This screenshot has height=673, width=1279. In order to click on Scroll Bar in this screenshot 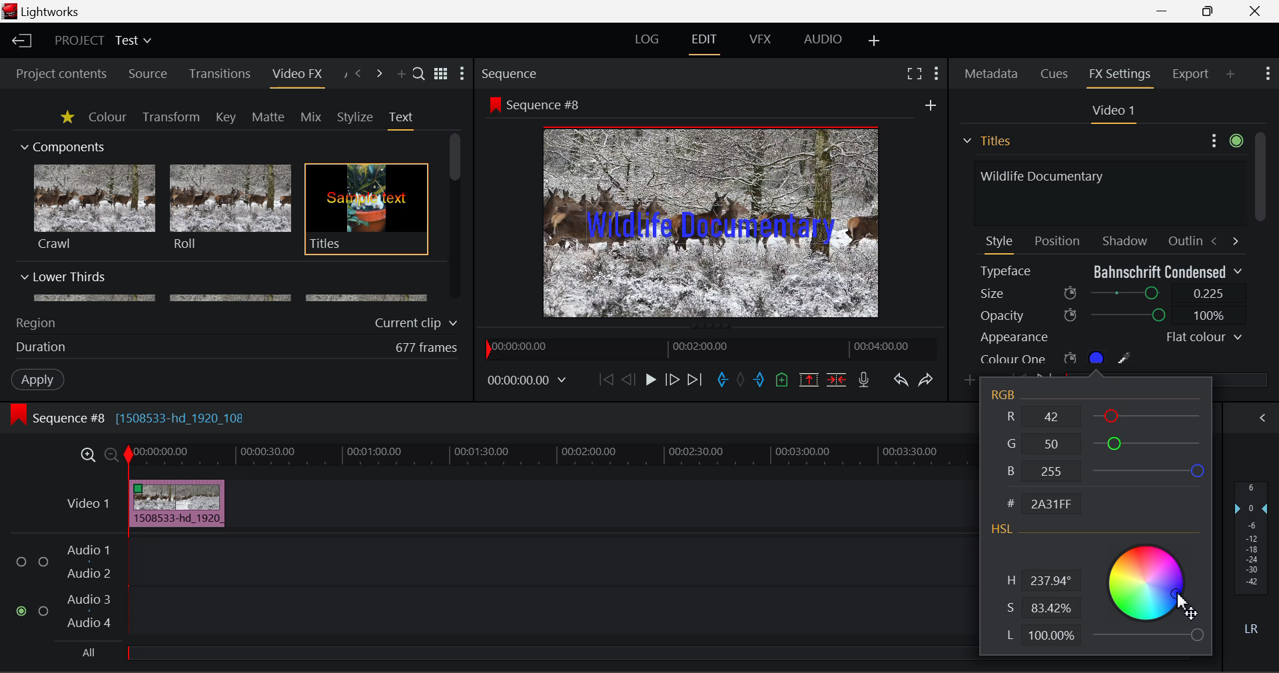, I will do `click(1260, 249)`.